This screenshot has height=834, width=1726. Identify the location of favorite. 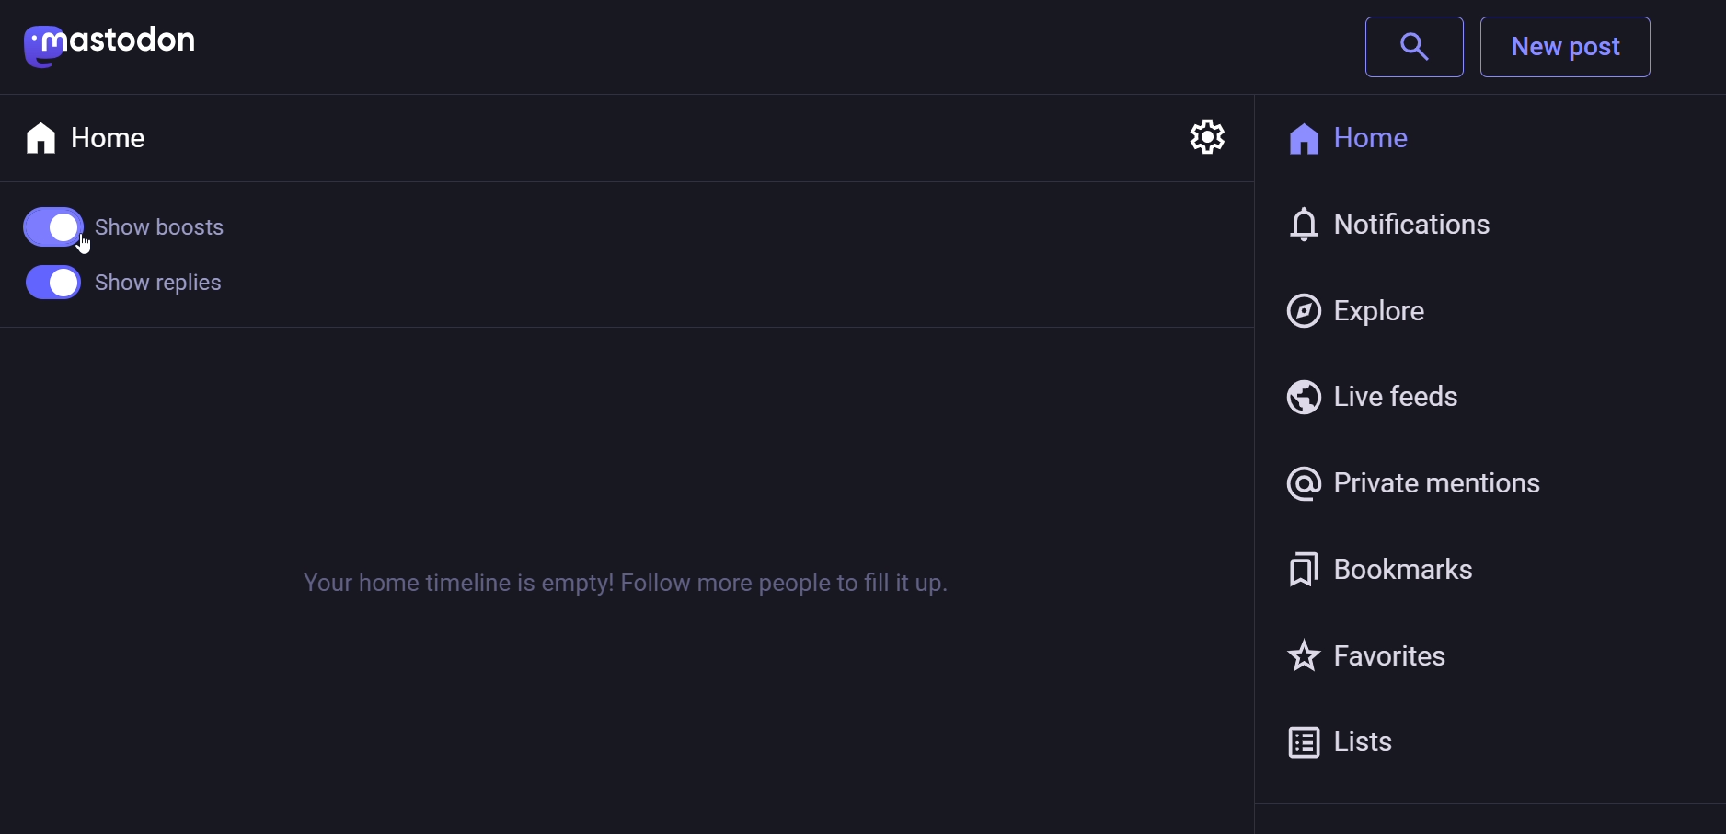
(1378, 653).